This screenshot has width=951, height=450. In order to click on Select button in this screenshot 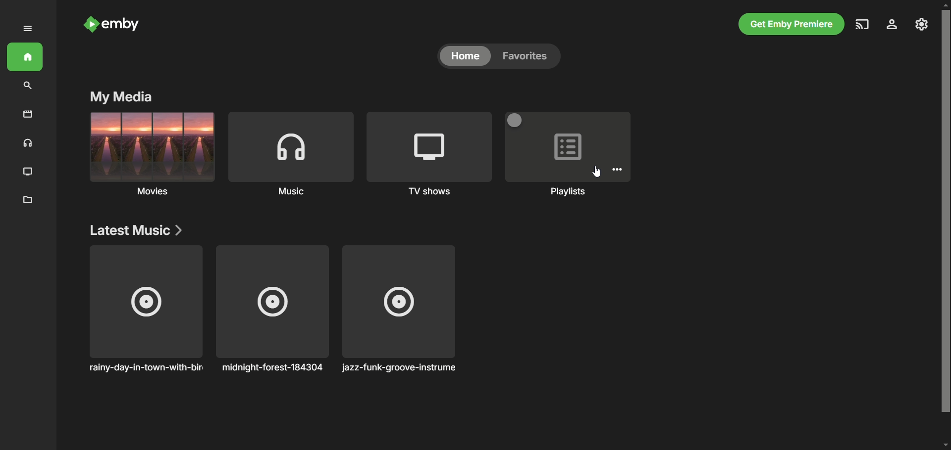, I will do `click(514, 120)`.